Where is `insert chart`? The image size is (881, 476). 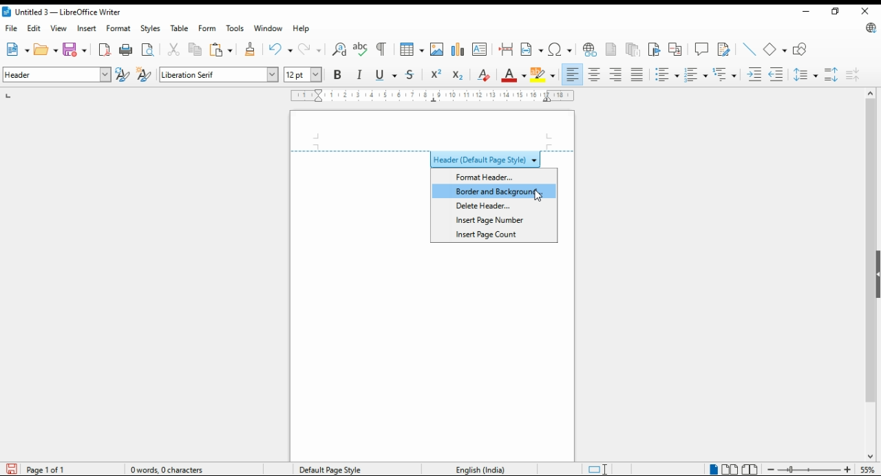
insert chart is located at coordinates (458, 50).